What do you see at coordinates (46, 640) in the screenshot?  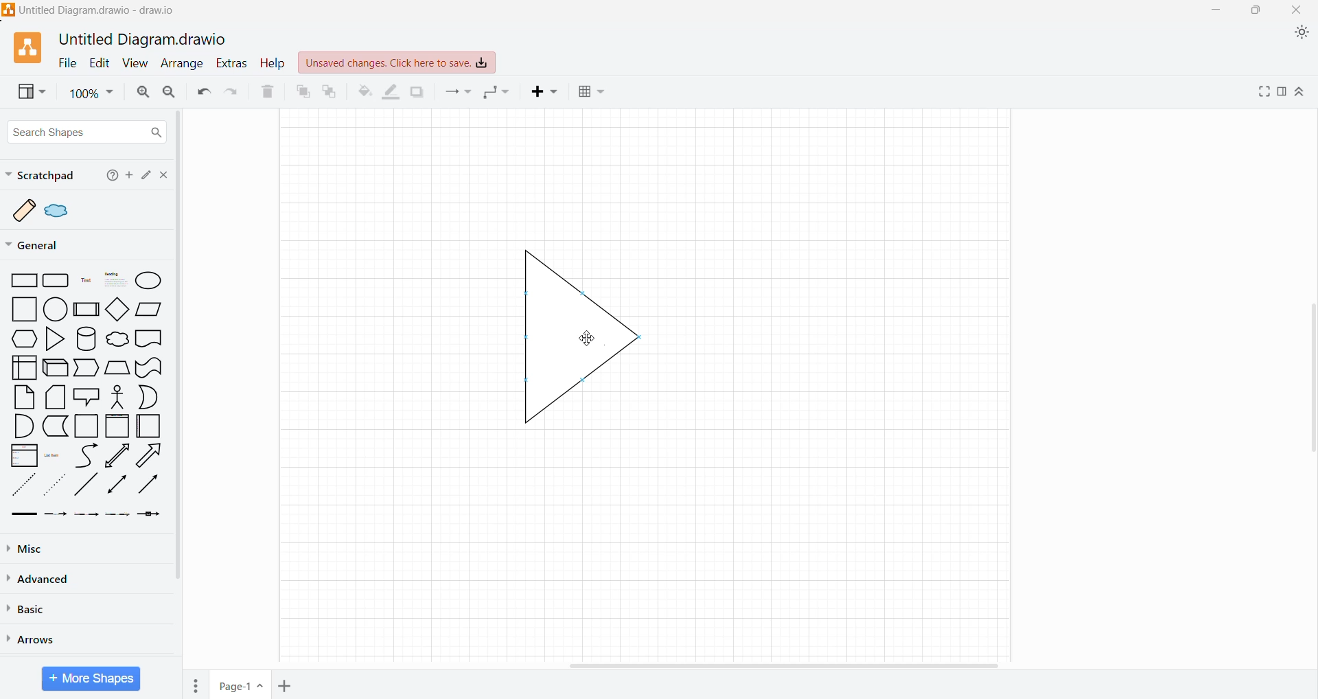 I see `Arrows` at bounding box center [46, 640].